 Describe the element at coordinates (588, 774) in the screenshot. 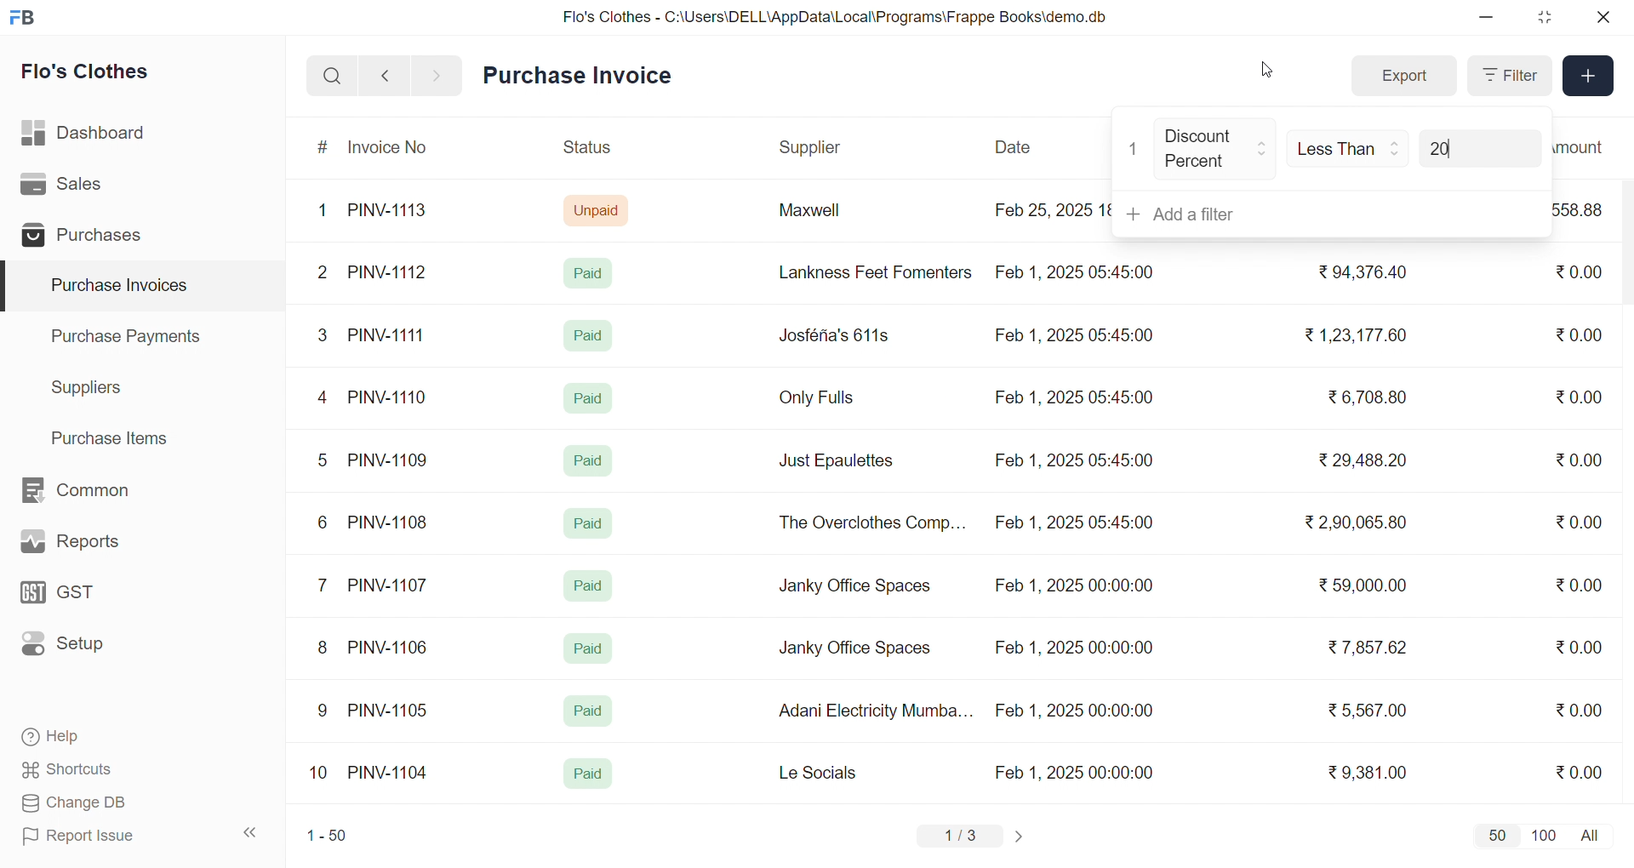

I see `Paid` at that location.